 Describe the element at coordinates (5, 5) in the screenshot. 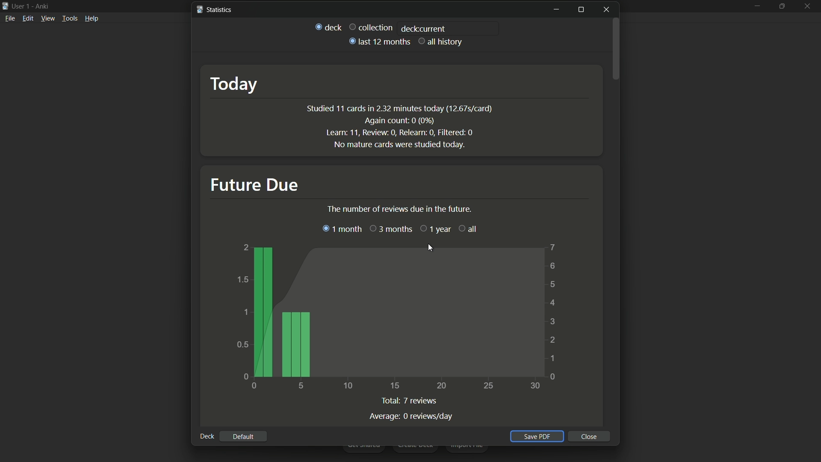

I see `app icon` at that location.